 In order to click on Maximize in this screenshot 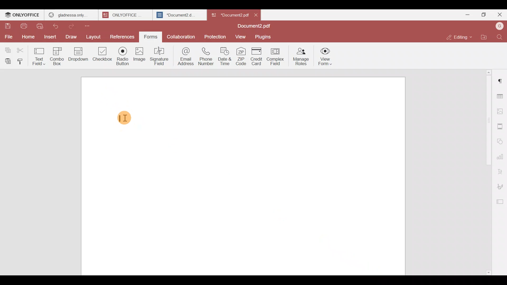, I will do `click(485, 15)`.